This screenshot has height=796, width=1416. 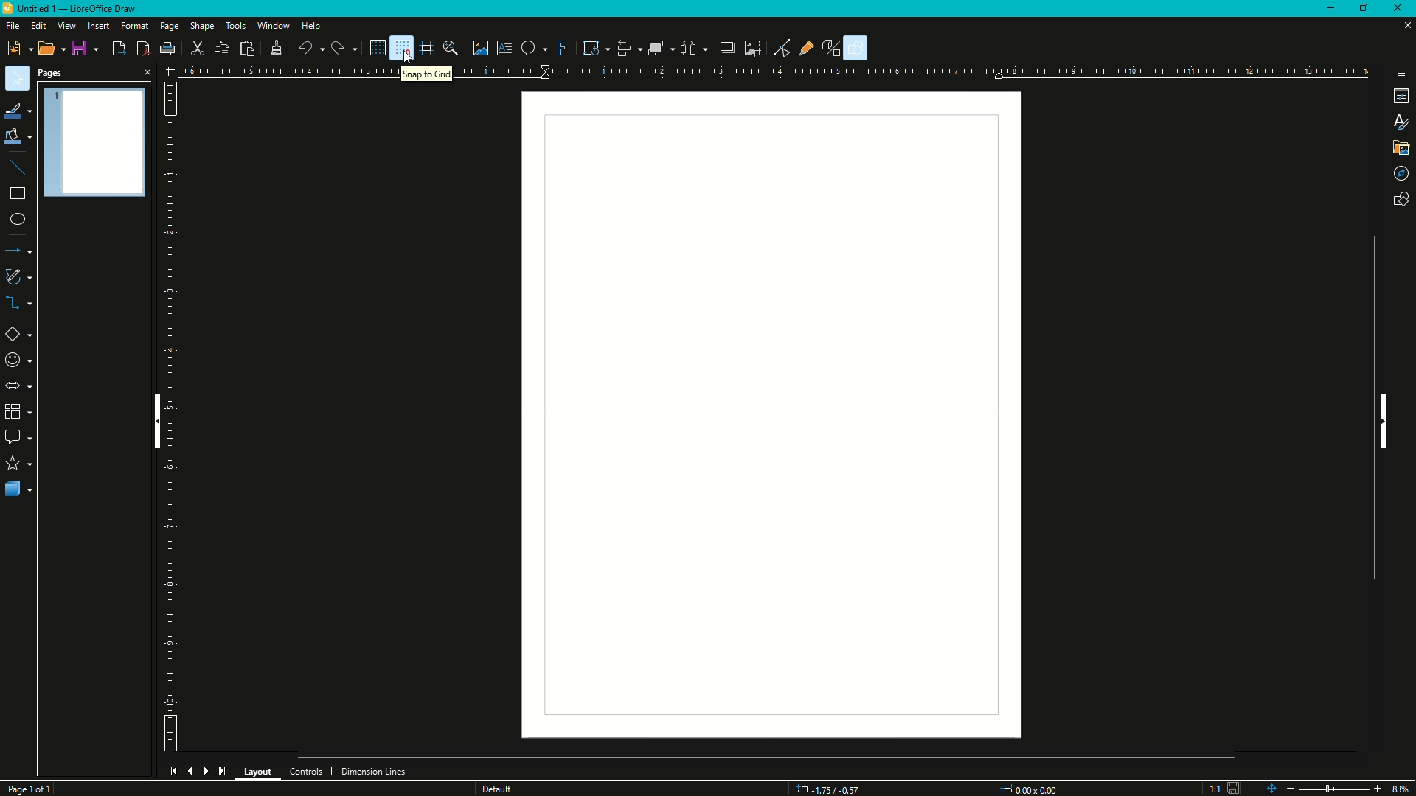 What do you see at coordinates (51, 71) in the screenshot?
I see `Pages` at bounding box center [51, 71].